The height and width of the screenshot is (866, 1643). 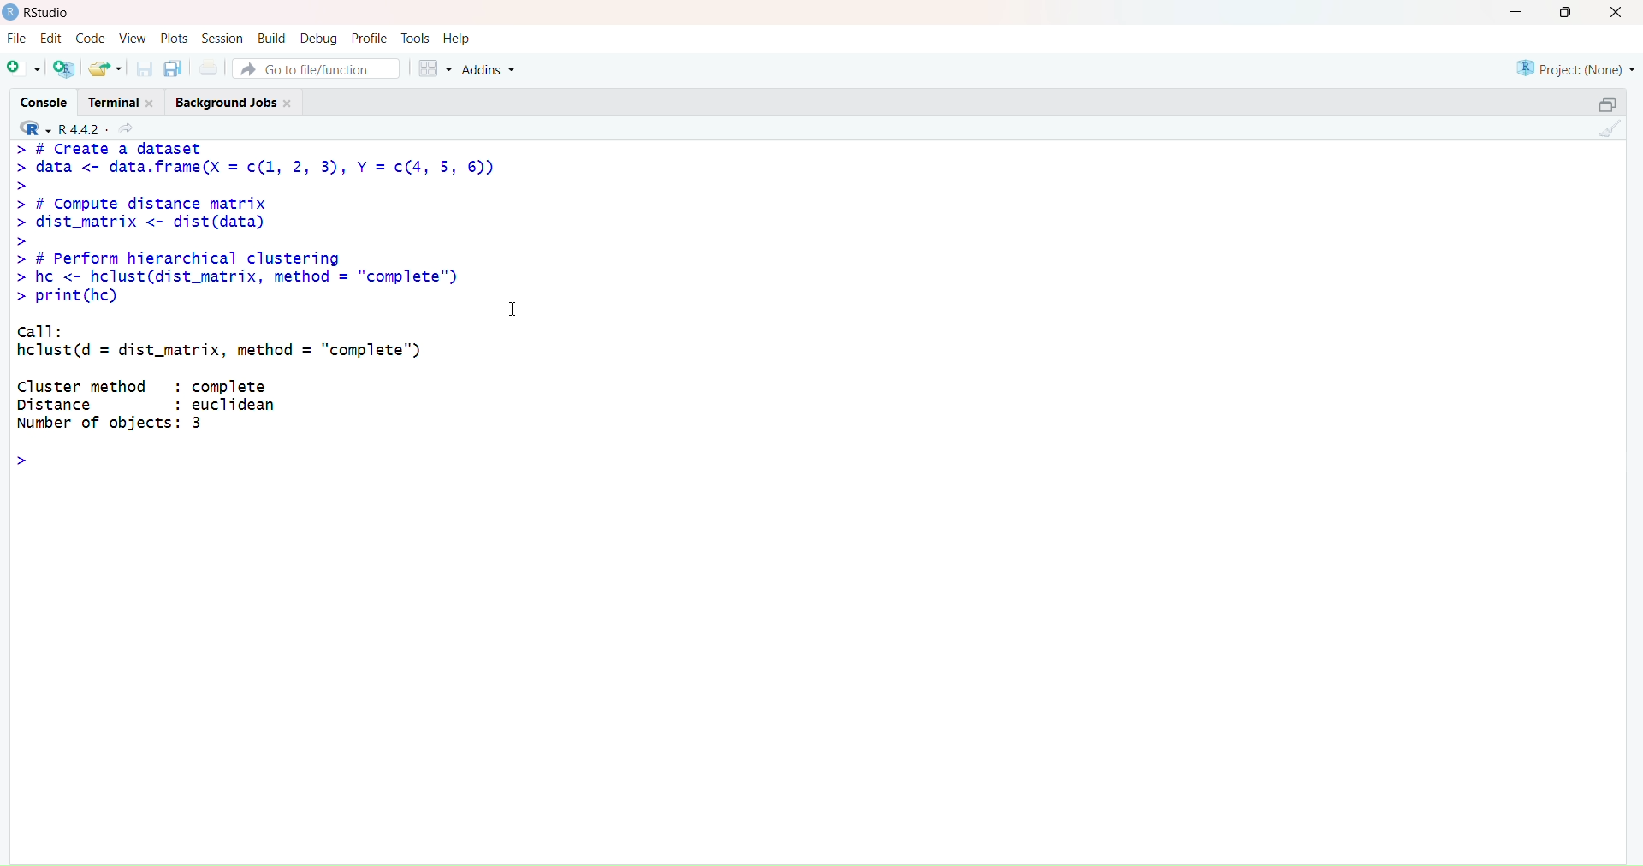 What do you see at coordinates (213, 65) in the screenshot?
I see `Save all open documents (Ctrl + Alt + S)` at bounding box center [213, 65].